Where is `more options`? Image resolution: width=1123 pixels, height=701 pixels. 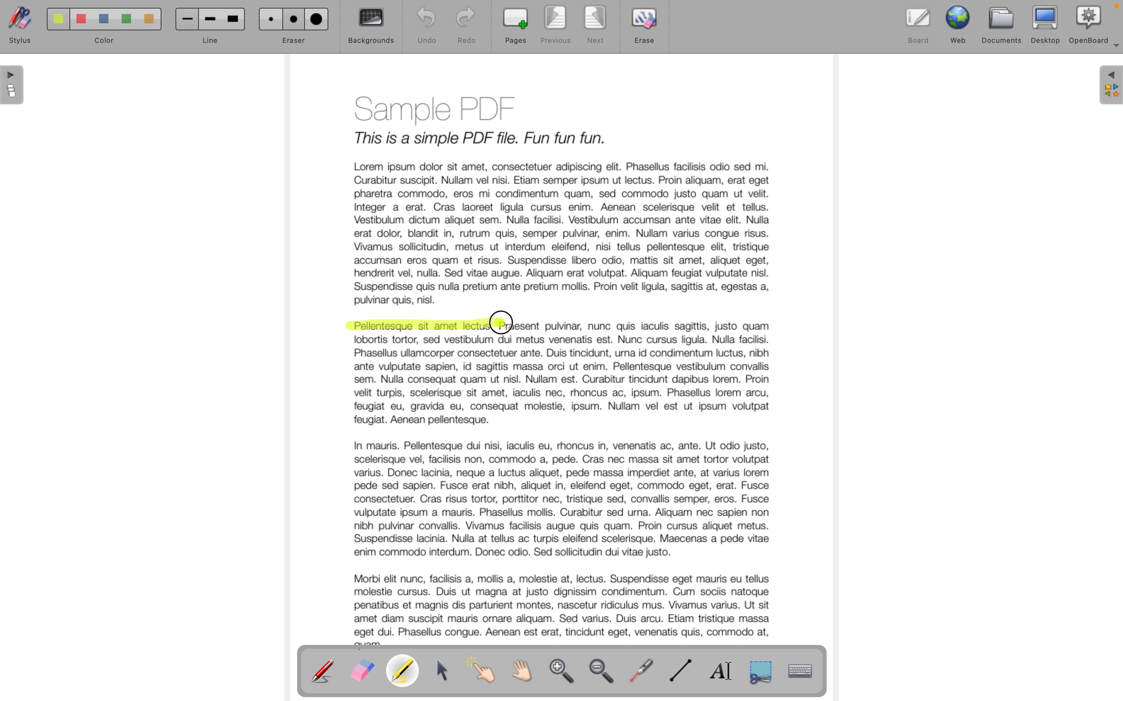 more options is located at coordinates (1114, 49).